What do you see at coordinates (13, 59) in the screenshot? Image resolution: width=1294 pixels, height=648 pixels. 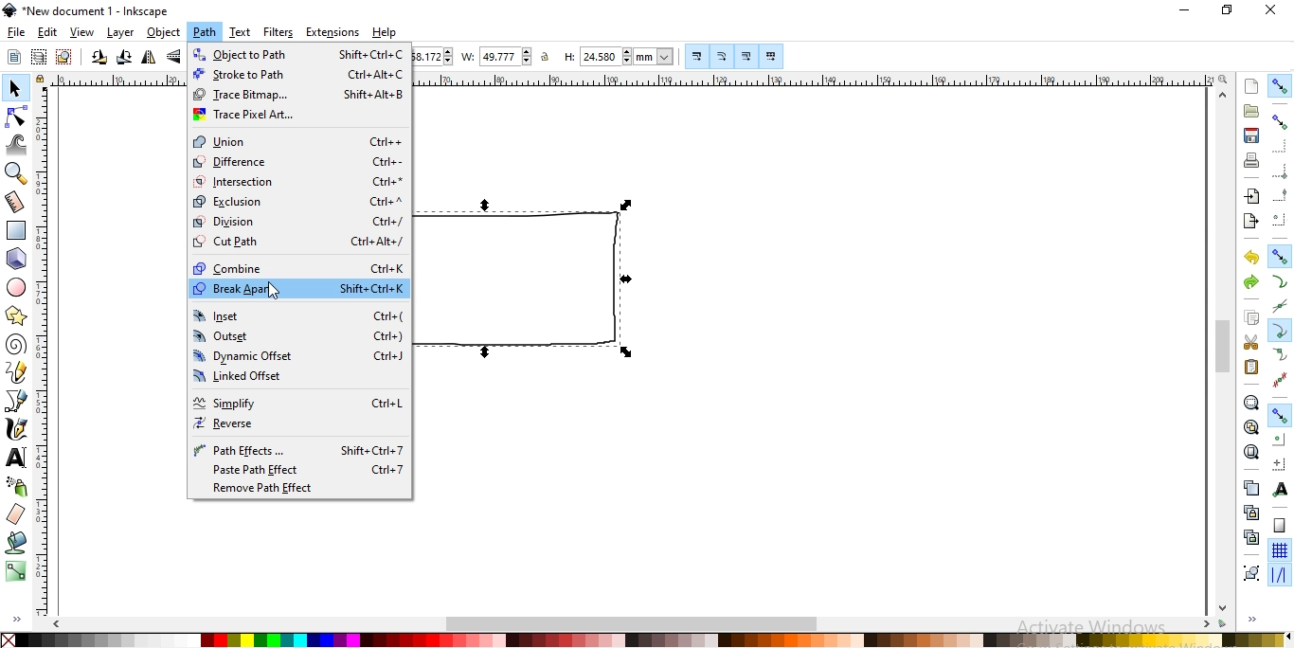 I see `select all objects or all nodes` at bounding box center [13, 59].